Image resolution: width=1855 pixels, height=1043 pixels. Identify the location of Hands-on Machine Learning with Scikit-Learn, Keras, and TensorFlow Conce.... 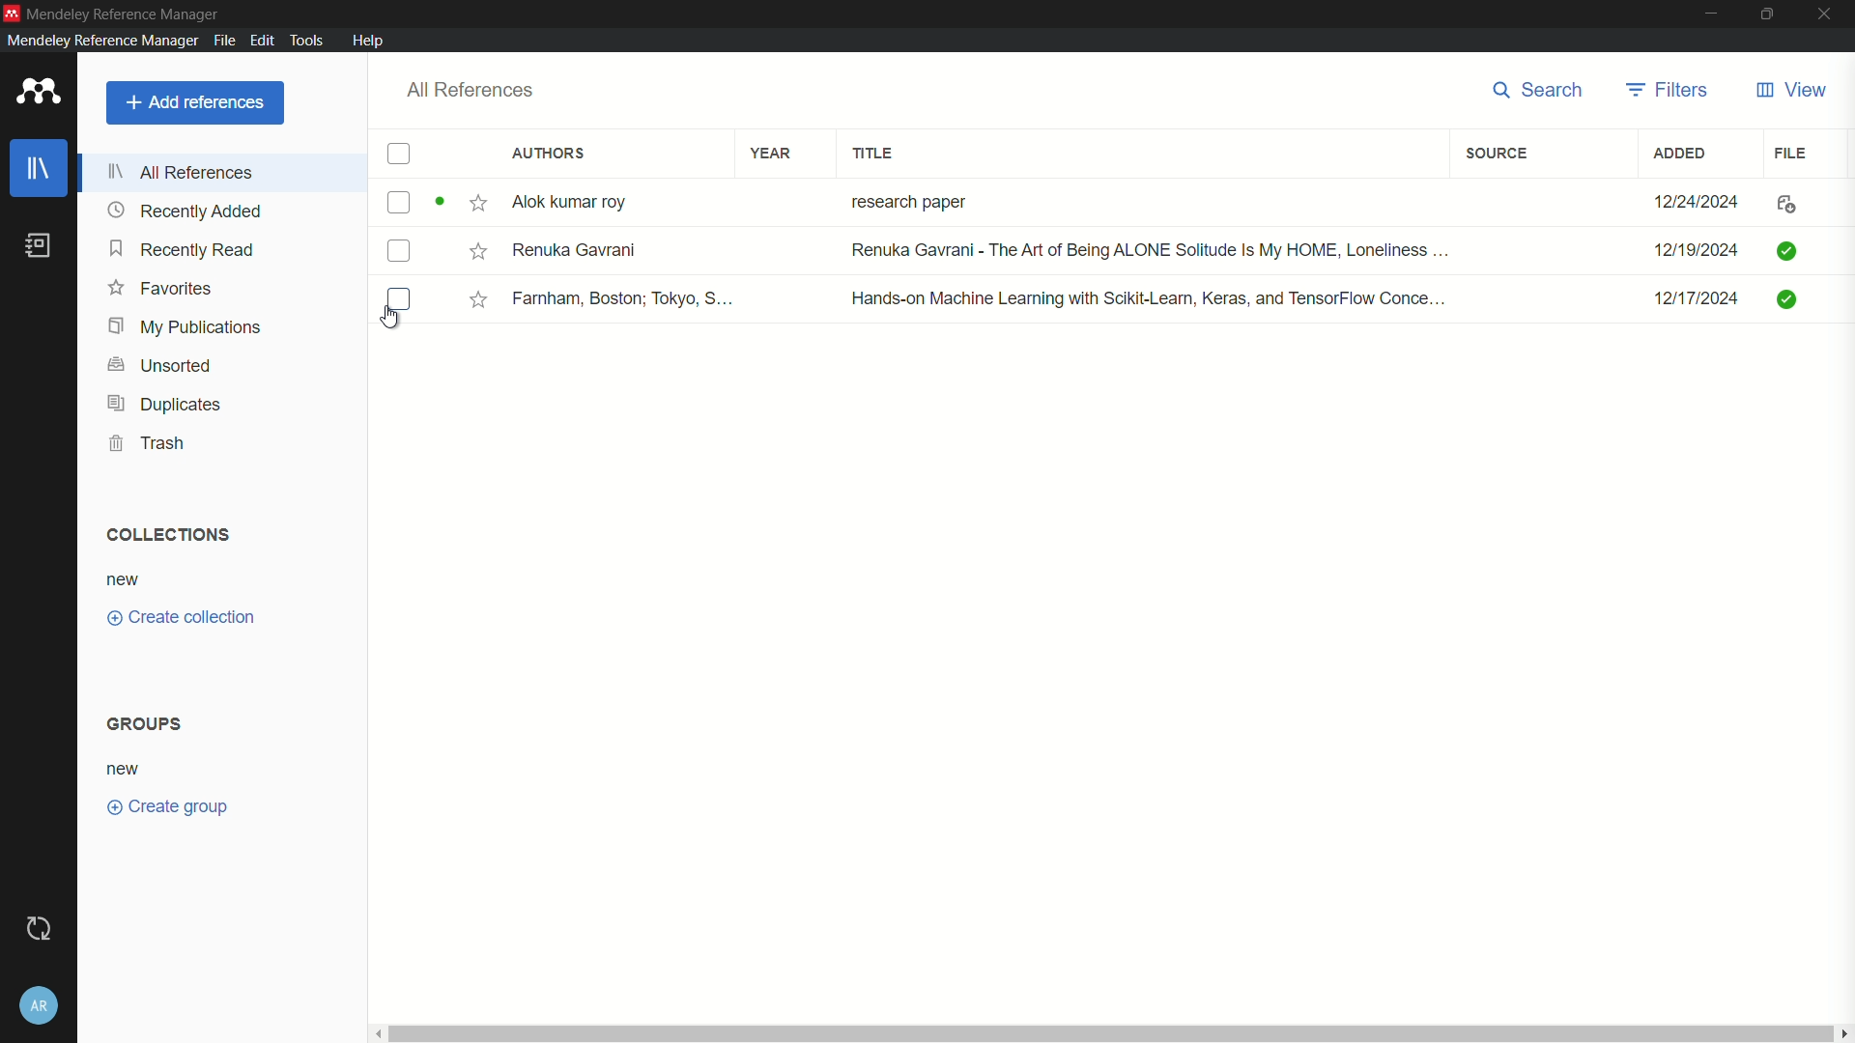
(1149, 296).